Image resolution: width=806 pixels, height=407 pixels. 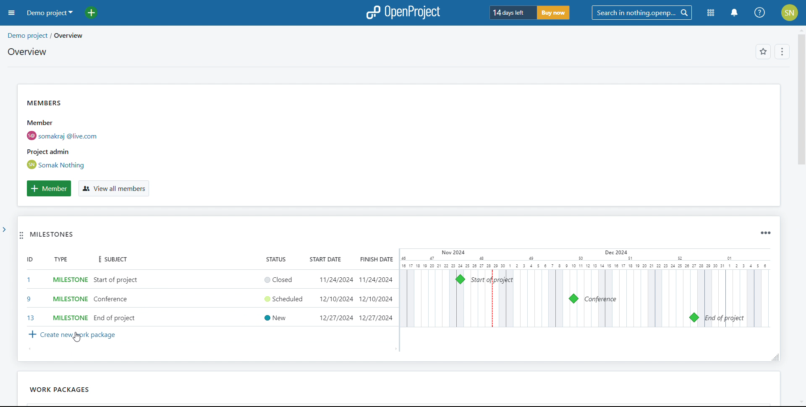 I want to click on members, so click(x=77, y=134).